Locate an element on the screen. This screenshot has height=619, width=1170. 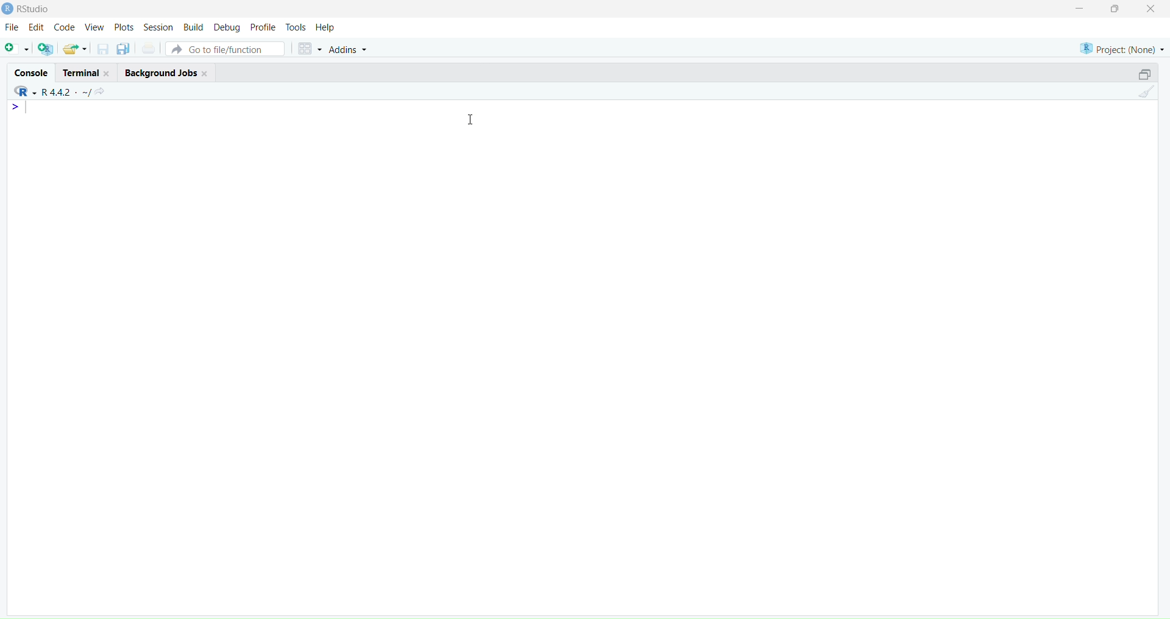
grid view is located at coordinates (307, 51).